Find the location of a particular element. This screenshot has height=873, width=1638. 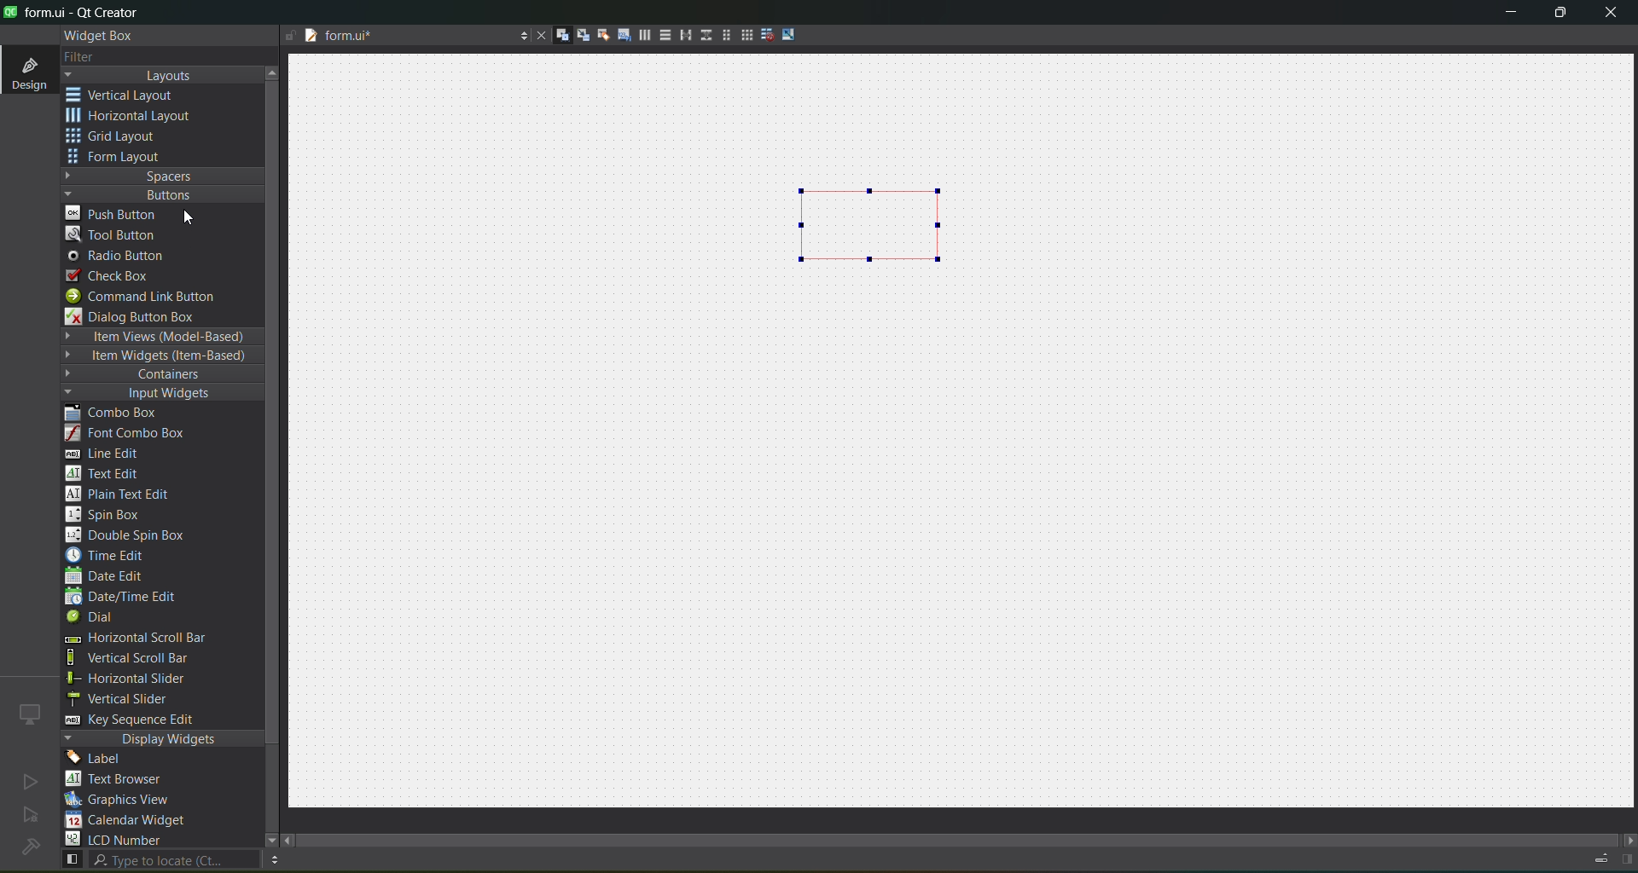

adjust size is located at coordinates (793, 34).